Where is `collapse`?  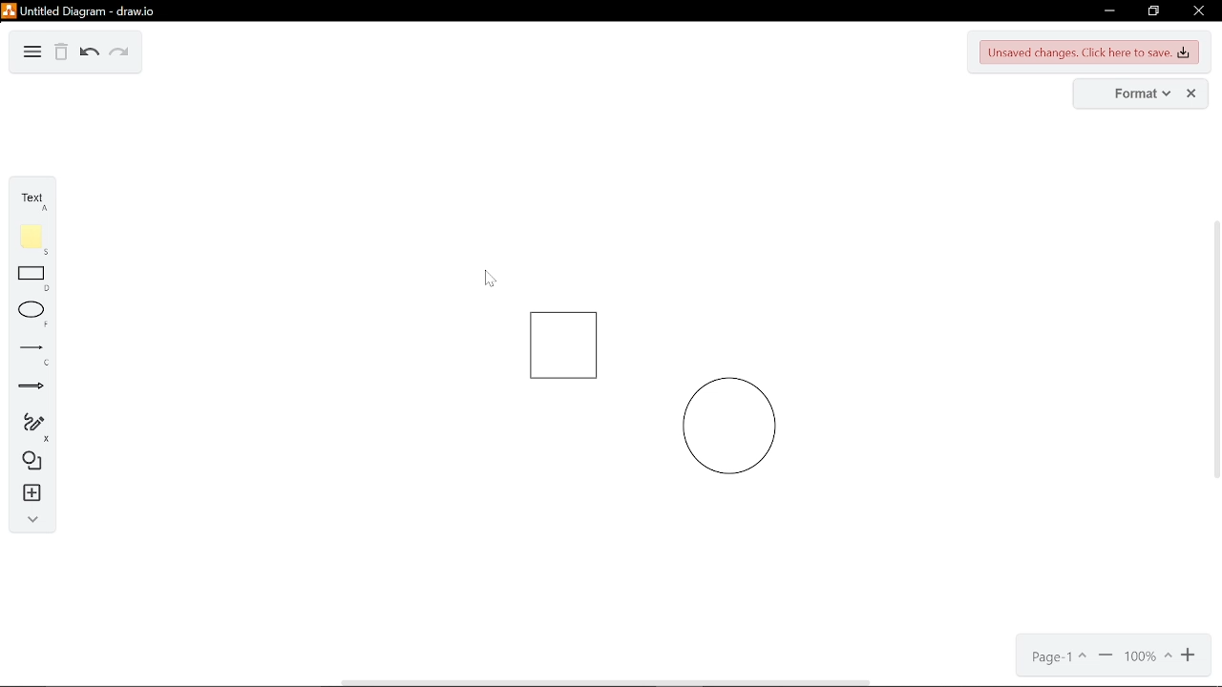
collapse is located at coordinates (30, 523).